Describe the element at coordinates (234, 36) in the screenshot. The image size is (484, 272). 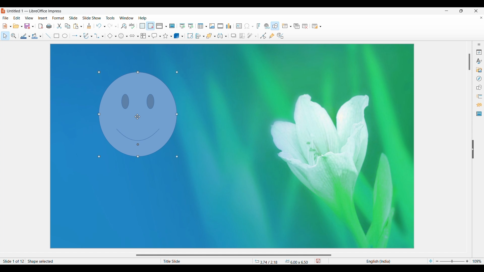
I see `Shadow` at that location.